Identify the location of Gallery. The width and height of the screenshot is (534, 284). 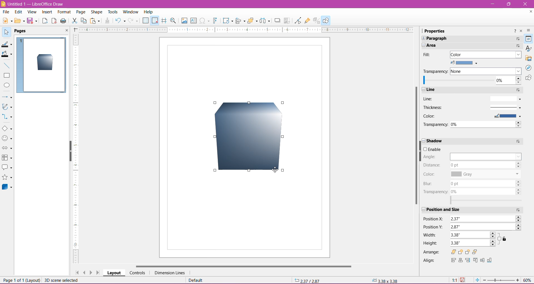
(528, 58).